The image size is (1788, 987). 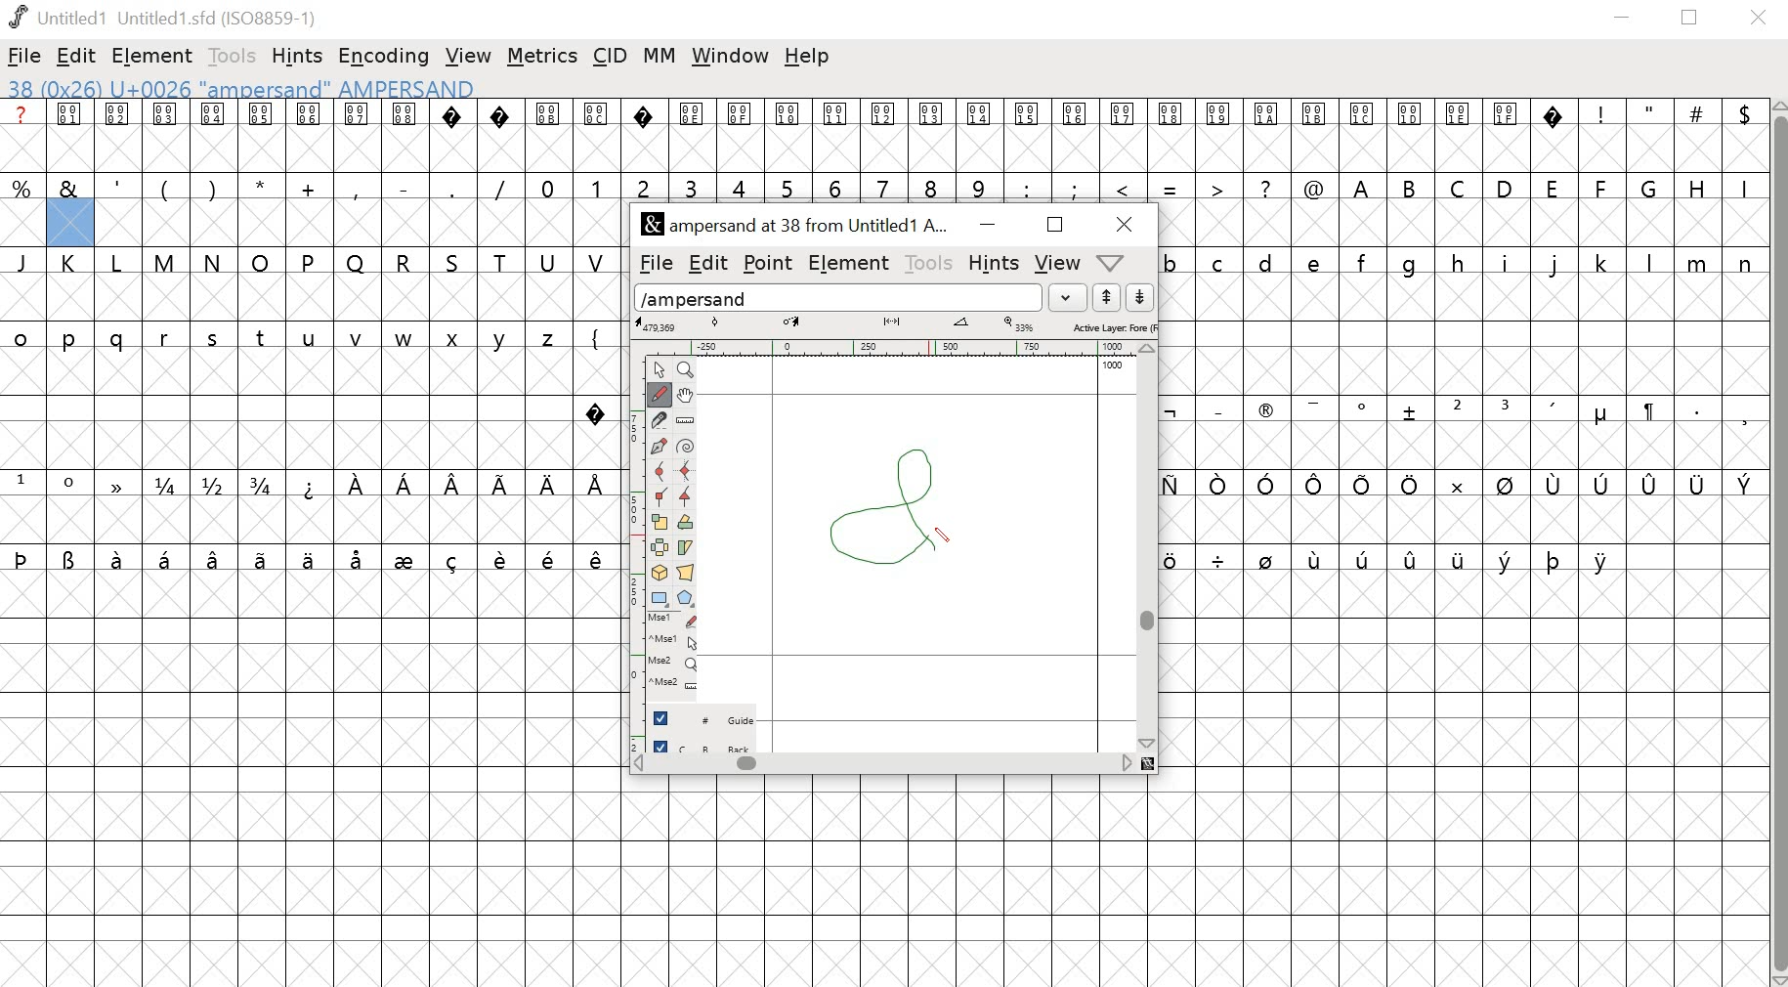 I want to click on 8, so click(x=932, y=186).